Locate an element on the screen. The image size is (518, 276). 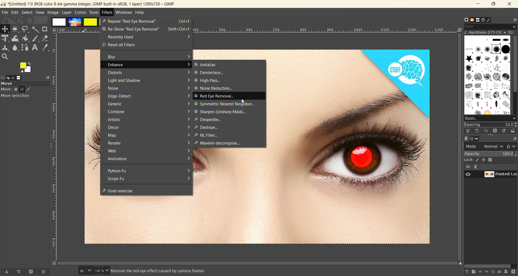
position is located at coordinates (484, 160).